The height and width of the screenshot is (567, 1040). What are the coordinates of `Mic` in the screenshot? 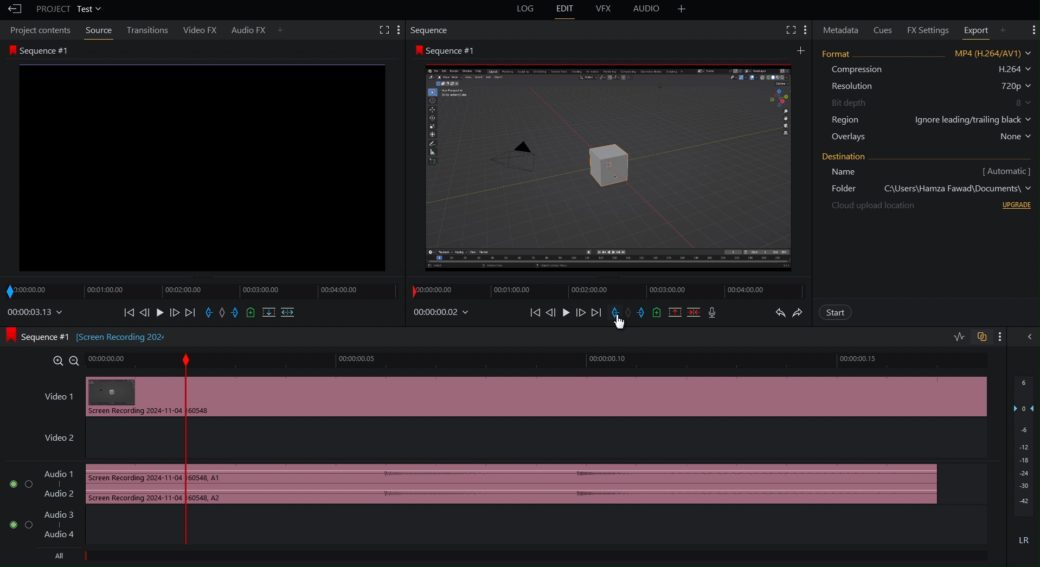 It's located at (715, 313).